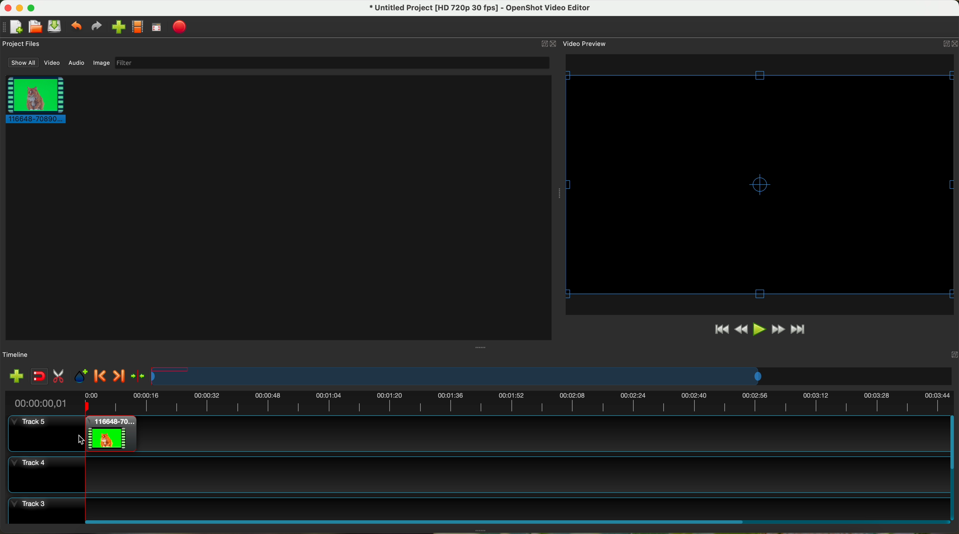 The image size is (959, 534). I want to click on timeline, so click(478, 401).